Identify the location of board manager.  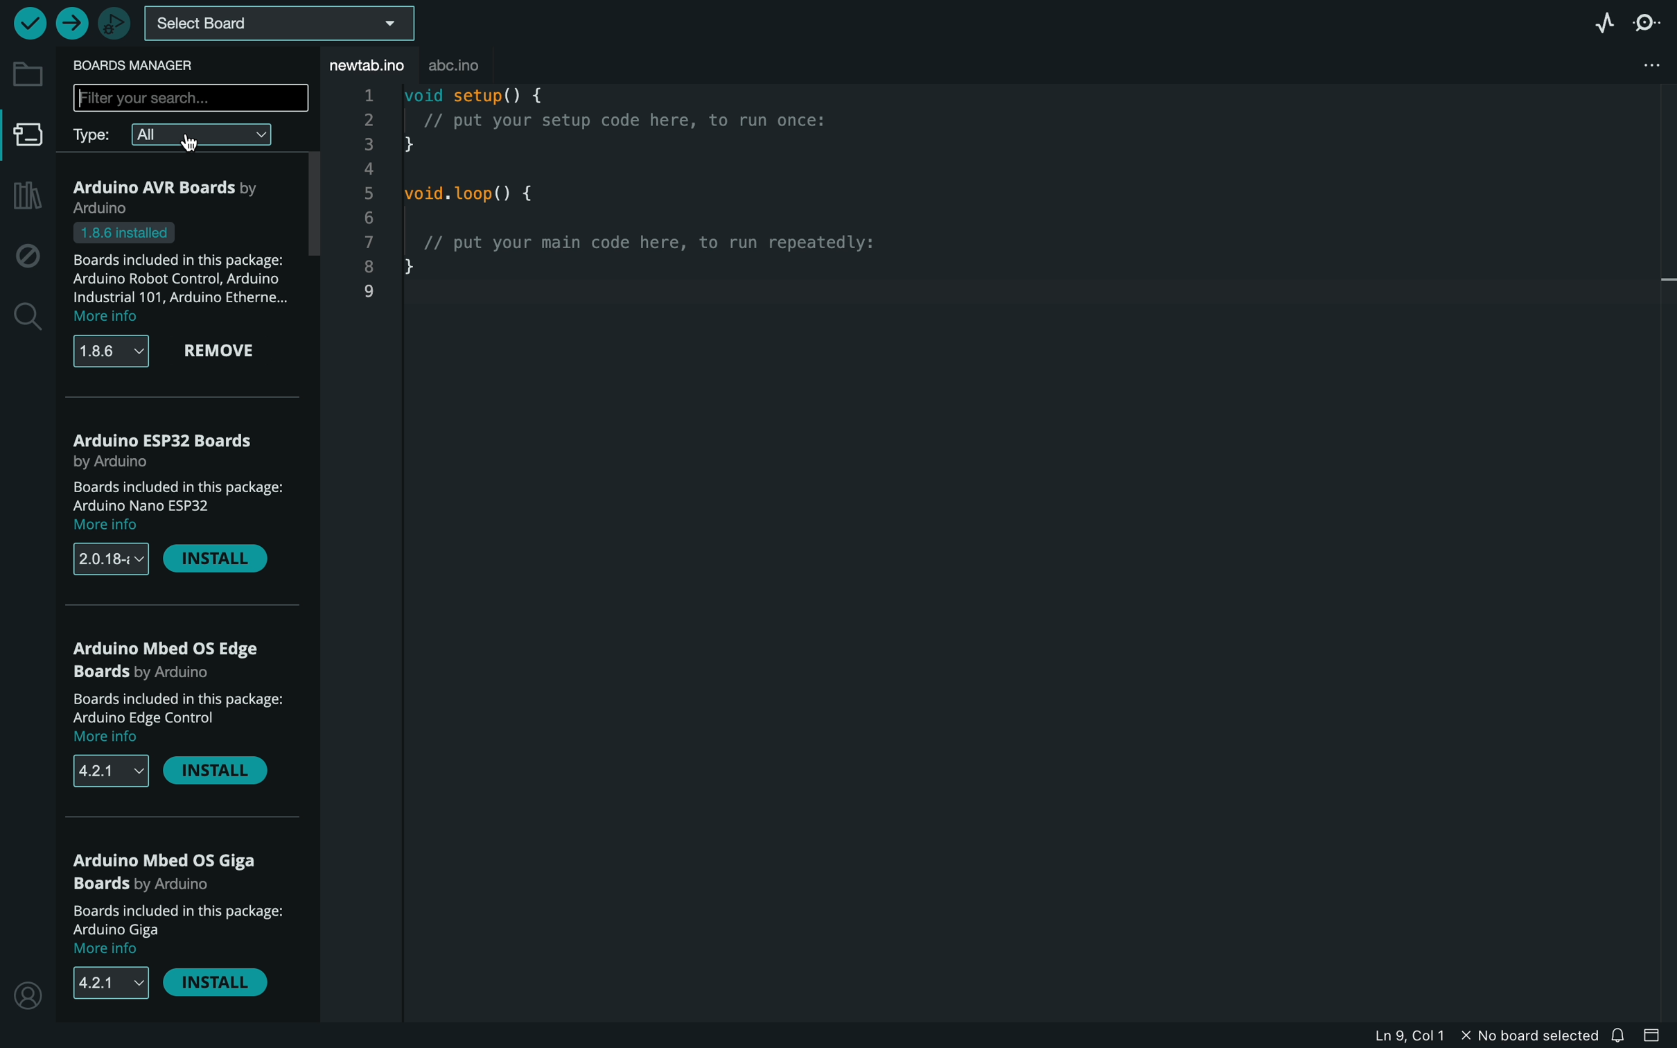
(24, 137).